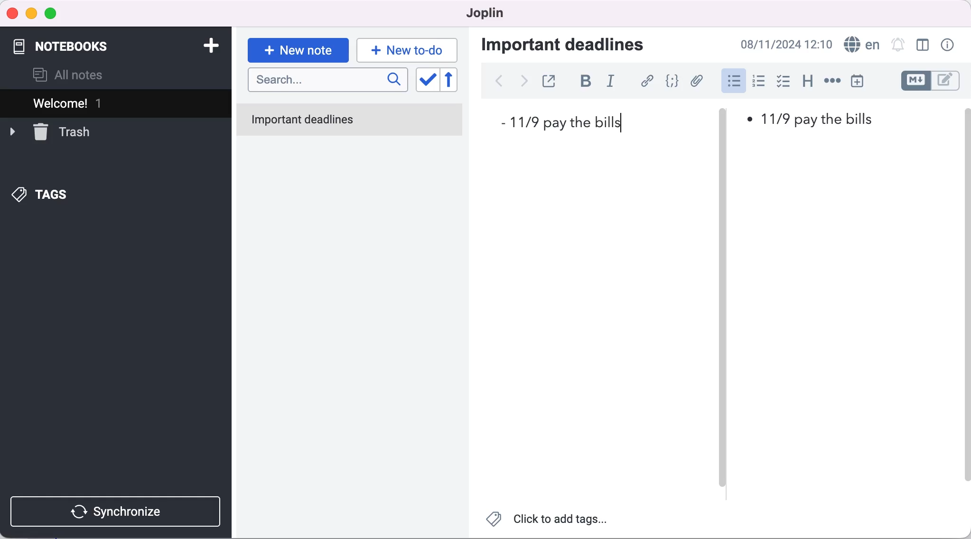 This screenshot has width=971, height=539. I want to click on attach file, so click(696, 81).